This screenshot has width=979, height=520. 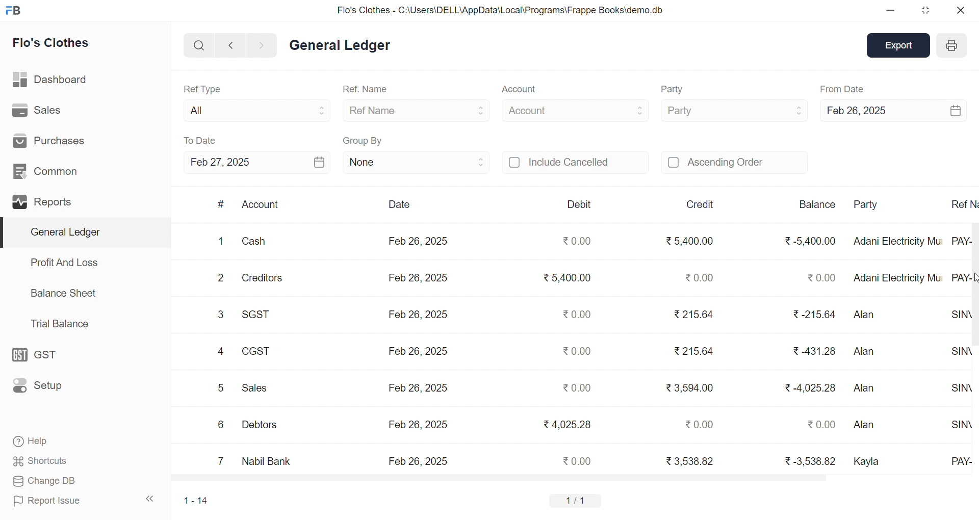 What do you see at coordinates (865, 314) in the screenshot?
I see `Alan` at bounding box center [865, 314].